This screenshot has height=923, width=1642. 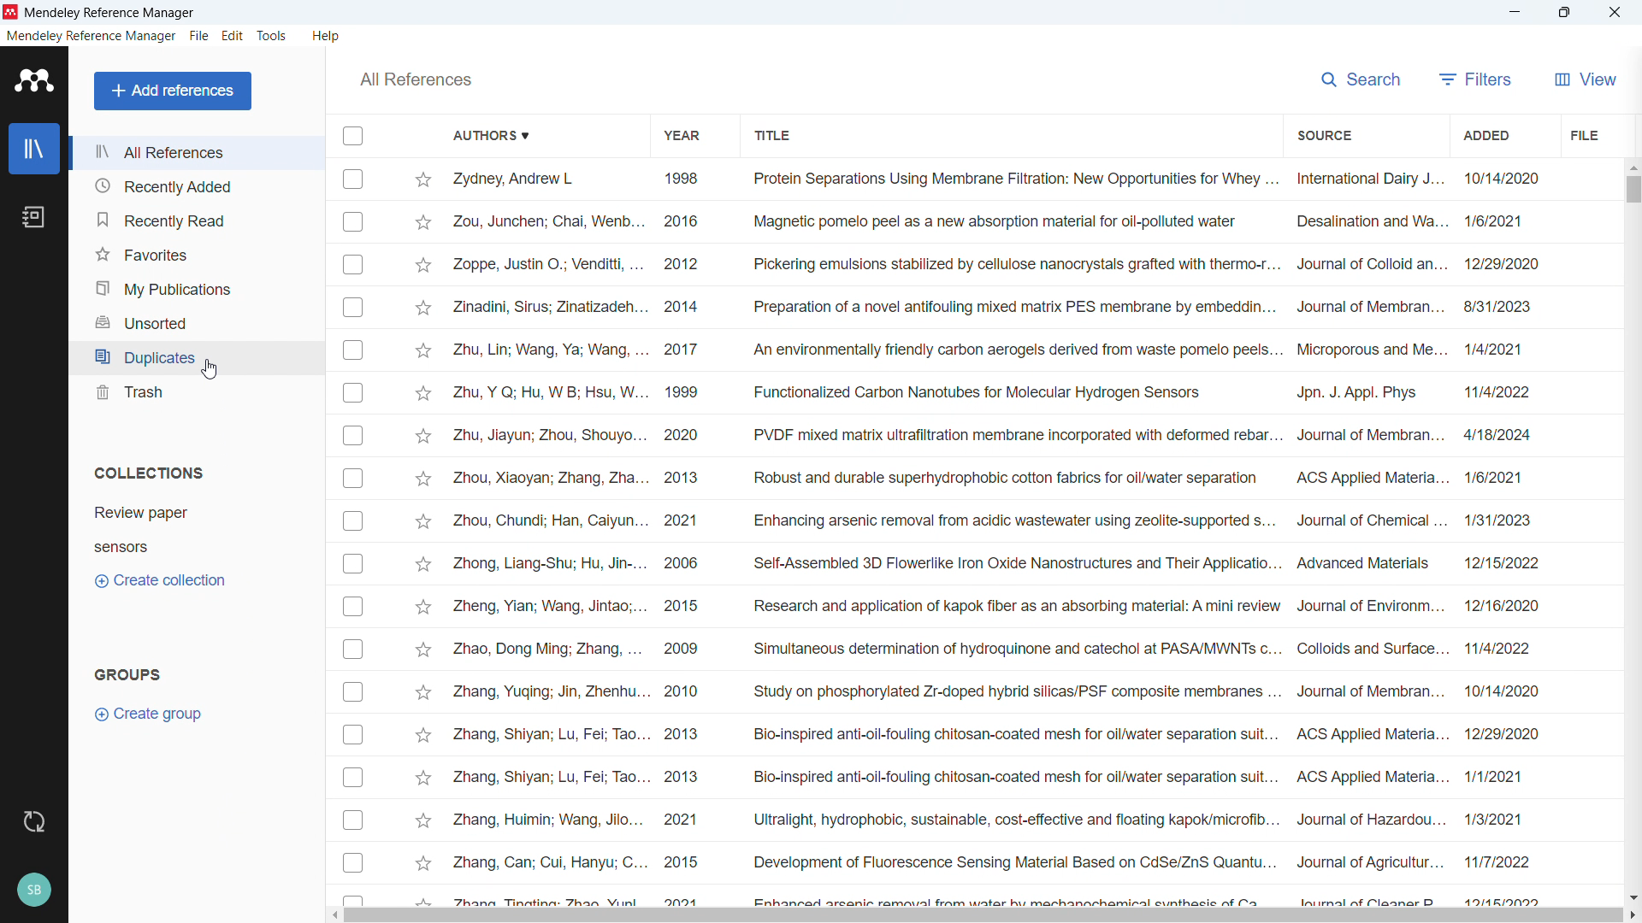 What do you see at coordinates (1632, 897) in the screenshot?
I see `Scroll down ` at bounding box center [1632, 897].